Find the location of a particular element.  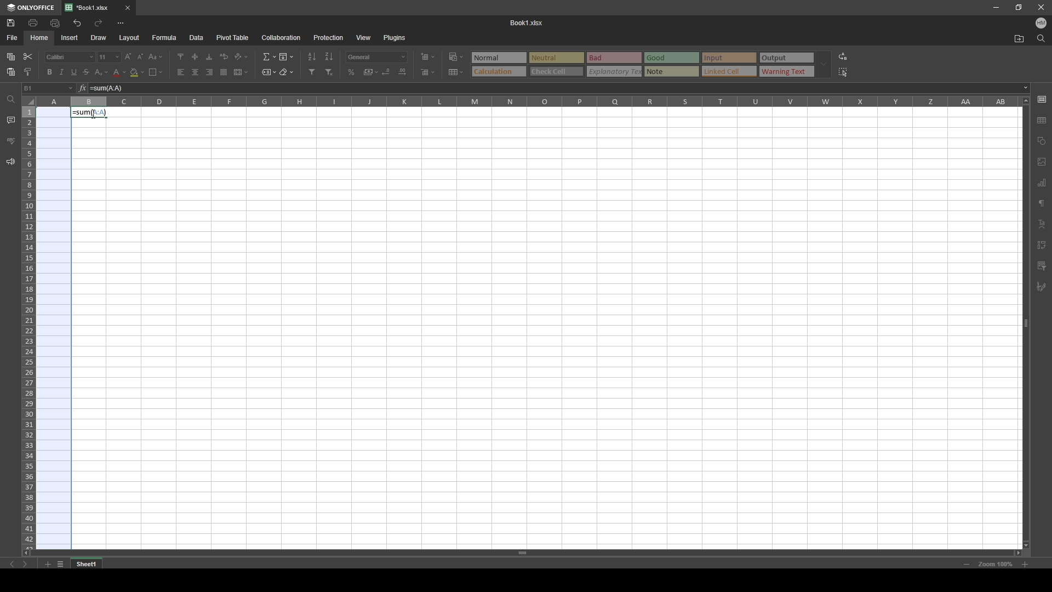

close is located at coordinates (1040, 7).